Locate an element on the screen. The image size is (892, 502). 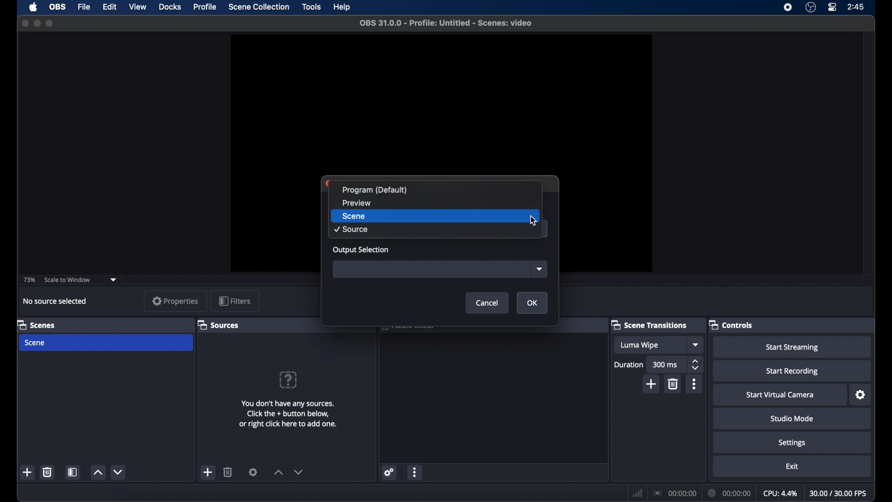
delete is located at coordinates (48, 472).